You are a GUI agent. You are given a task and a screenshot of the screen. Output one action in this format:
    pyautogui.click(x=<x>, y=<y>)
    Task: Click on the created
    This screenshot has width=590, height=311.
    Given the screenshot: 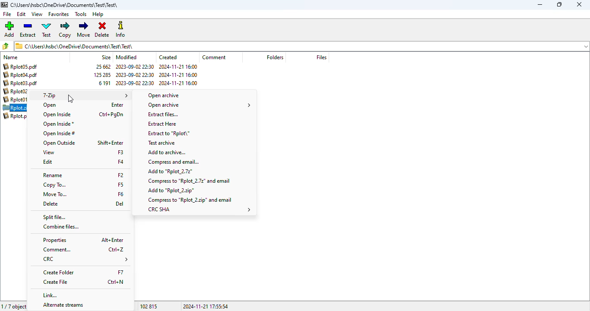 What is the action you would take?
    pyautogui.click(x=168, y=57)
    